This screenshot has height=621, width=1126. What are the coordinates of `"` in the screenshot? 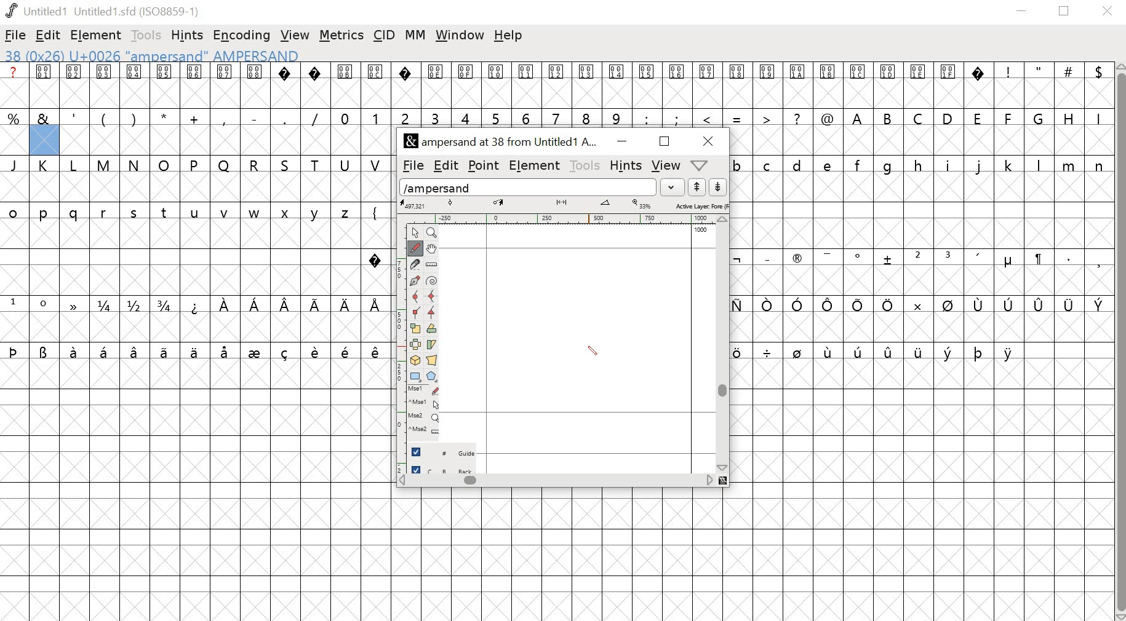 It's located at (1039, 87).